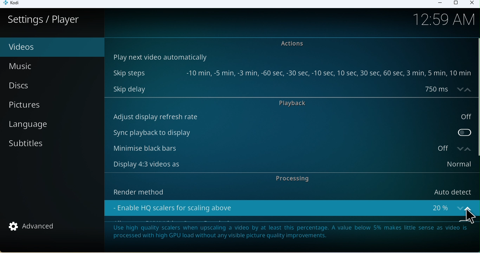  Describe the element at coordinates (290, 179) in the screenshot. I see `Processing` at that location.